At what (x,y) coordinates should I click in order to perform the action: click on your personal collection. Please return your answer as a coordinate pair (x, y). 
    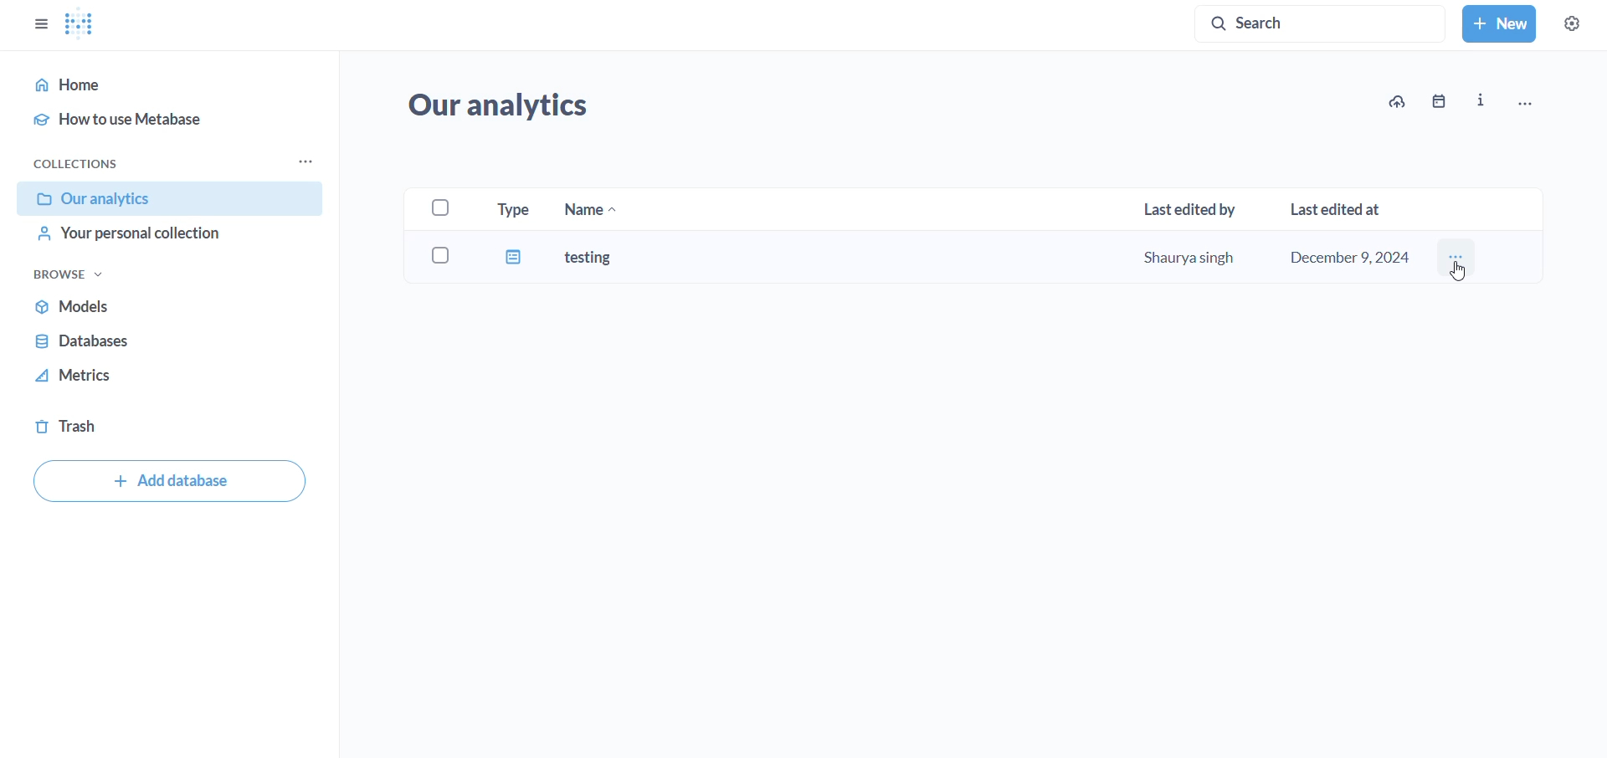
    Looking at the image, I should click on (157, 242).